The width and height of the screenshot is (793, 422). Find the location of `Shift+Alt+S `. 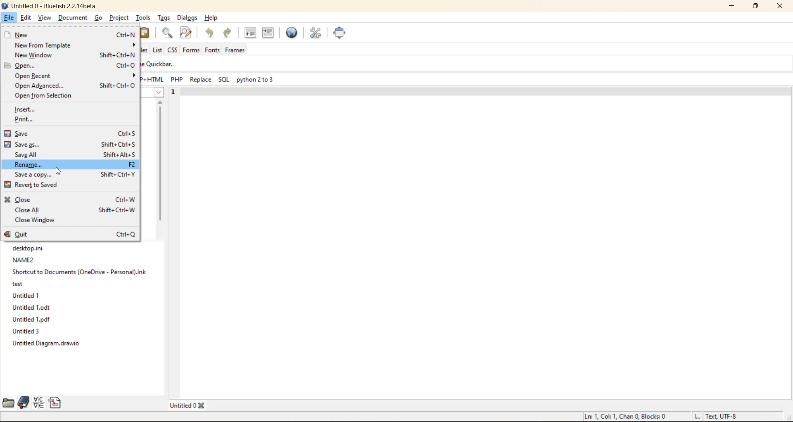

Shift+Alt+S  is located at coordinates (122, 154).